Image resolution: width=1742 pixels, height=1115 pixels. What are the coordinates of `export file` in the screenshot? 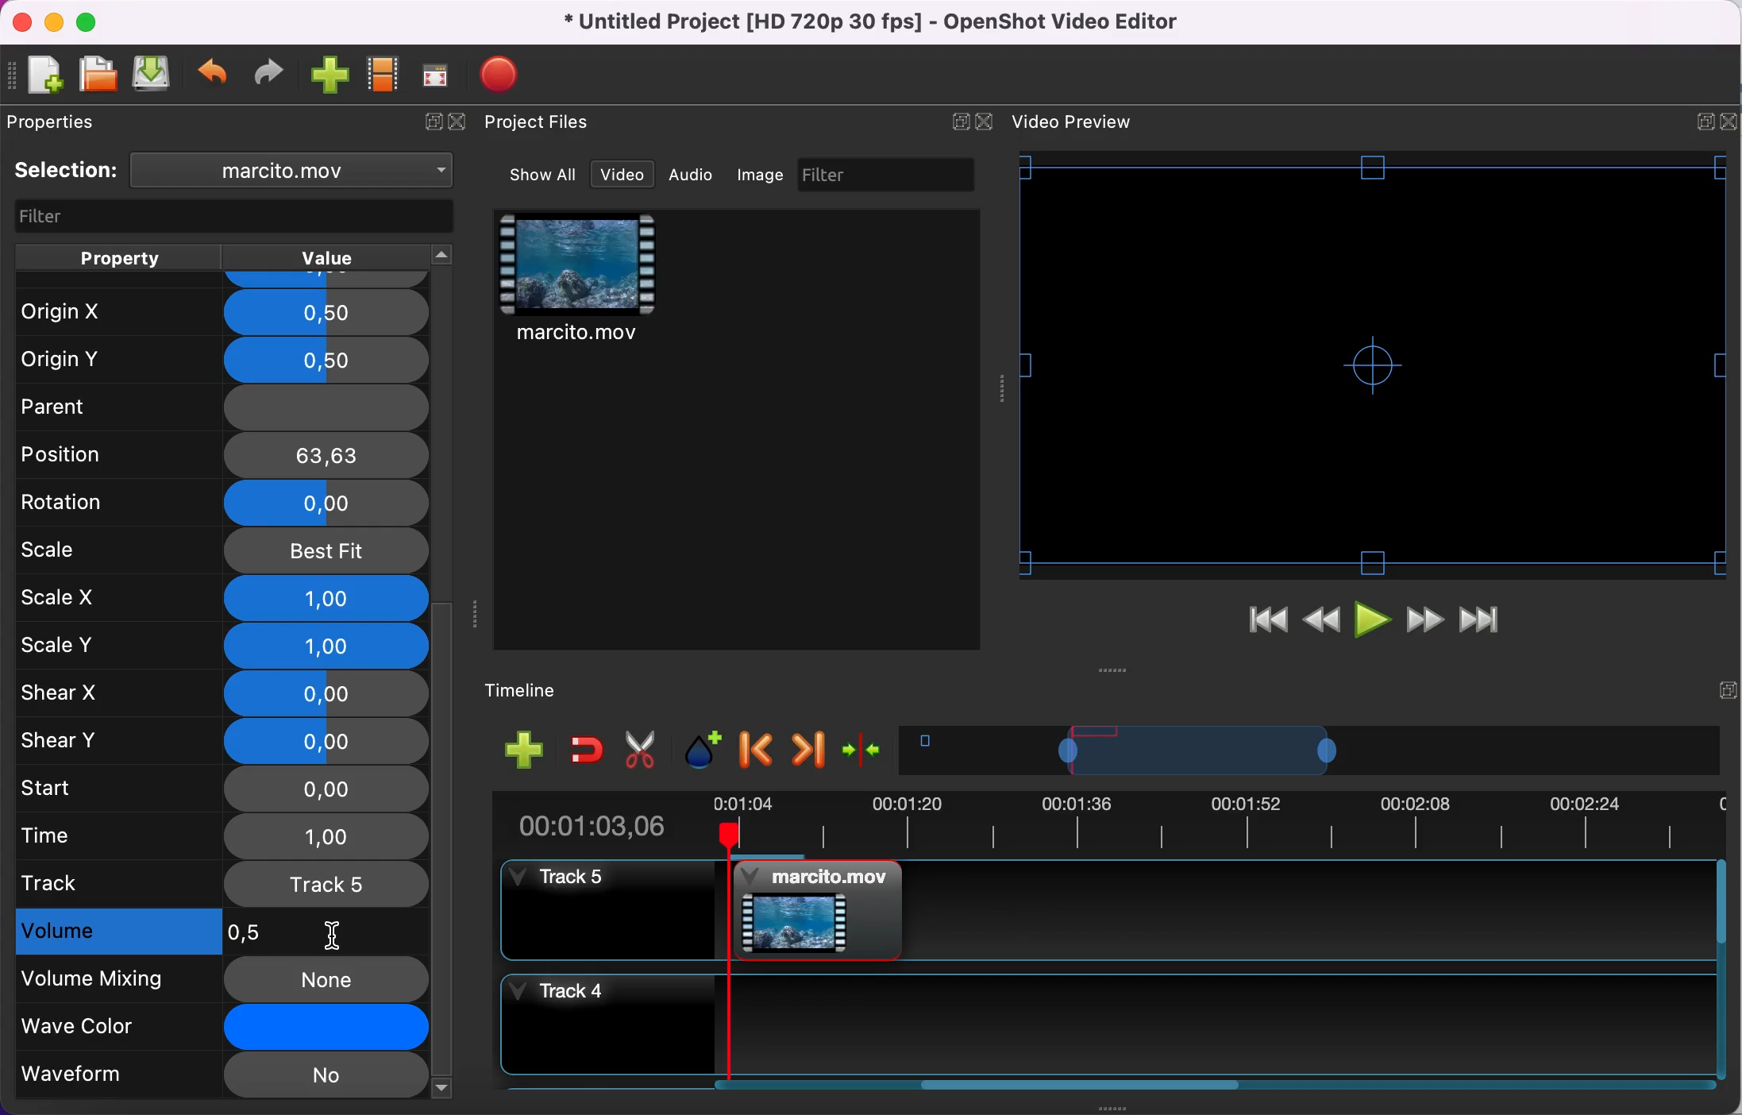 It's located at (507, 75).